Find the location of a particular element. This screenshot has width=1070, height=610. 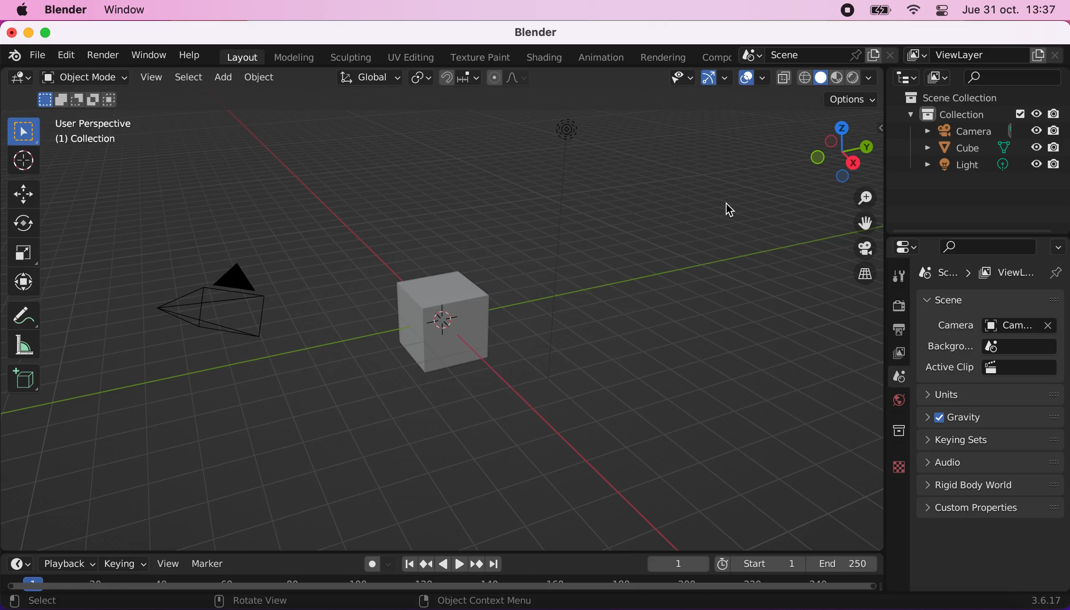

current frame is located at coordinates (676, 563).